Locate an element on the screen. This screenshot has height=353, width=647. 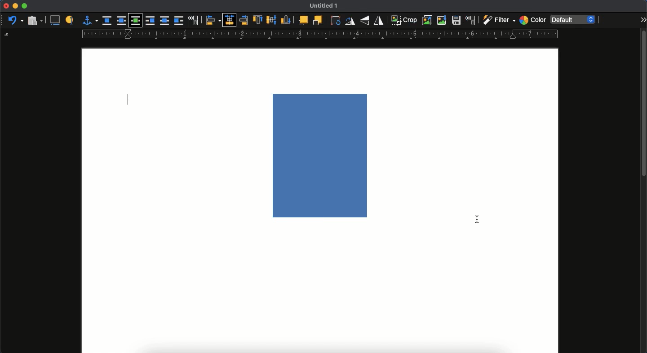
bottom to anchor is located at coordinates (286, 20).